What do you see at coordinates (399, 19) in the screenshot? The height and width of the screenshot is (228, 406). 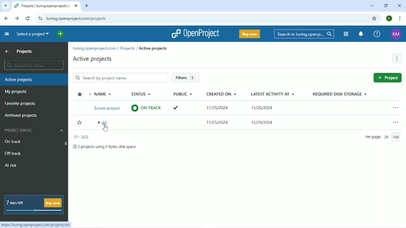 I see `Customize and control google chrome` at bounding box center [399, 19].